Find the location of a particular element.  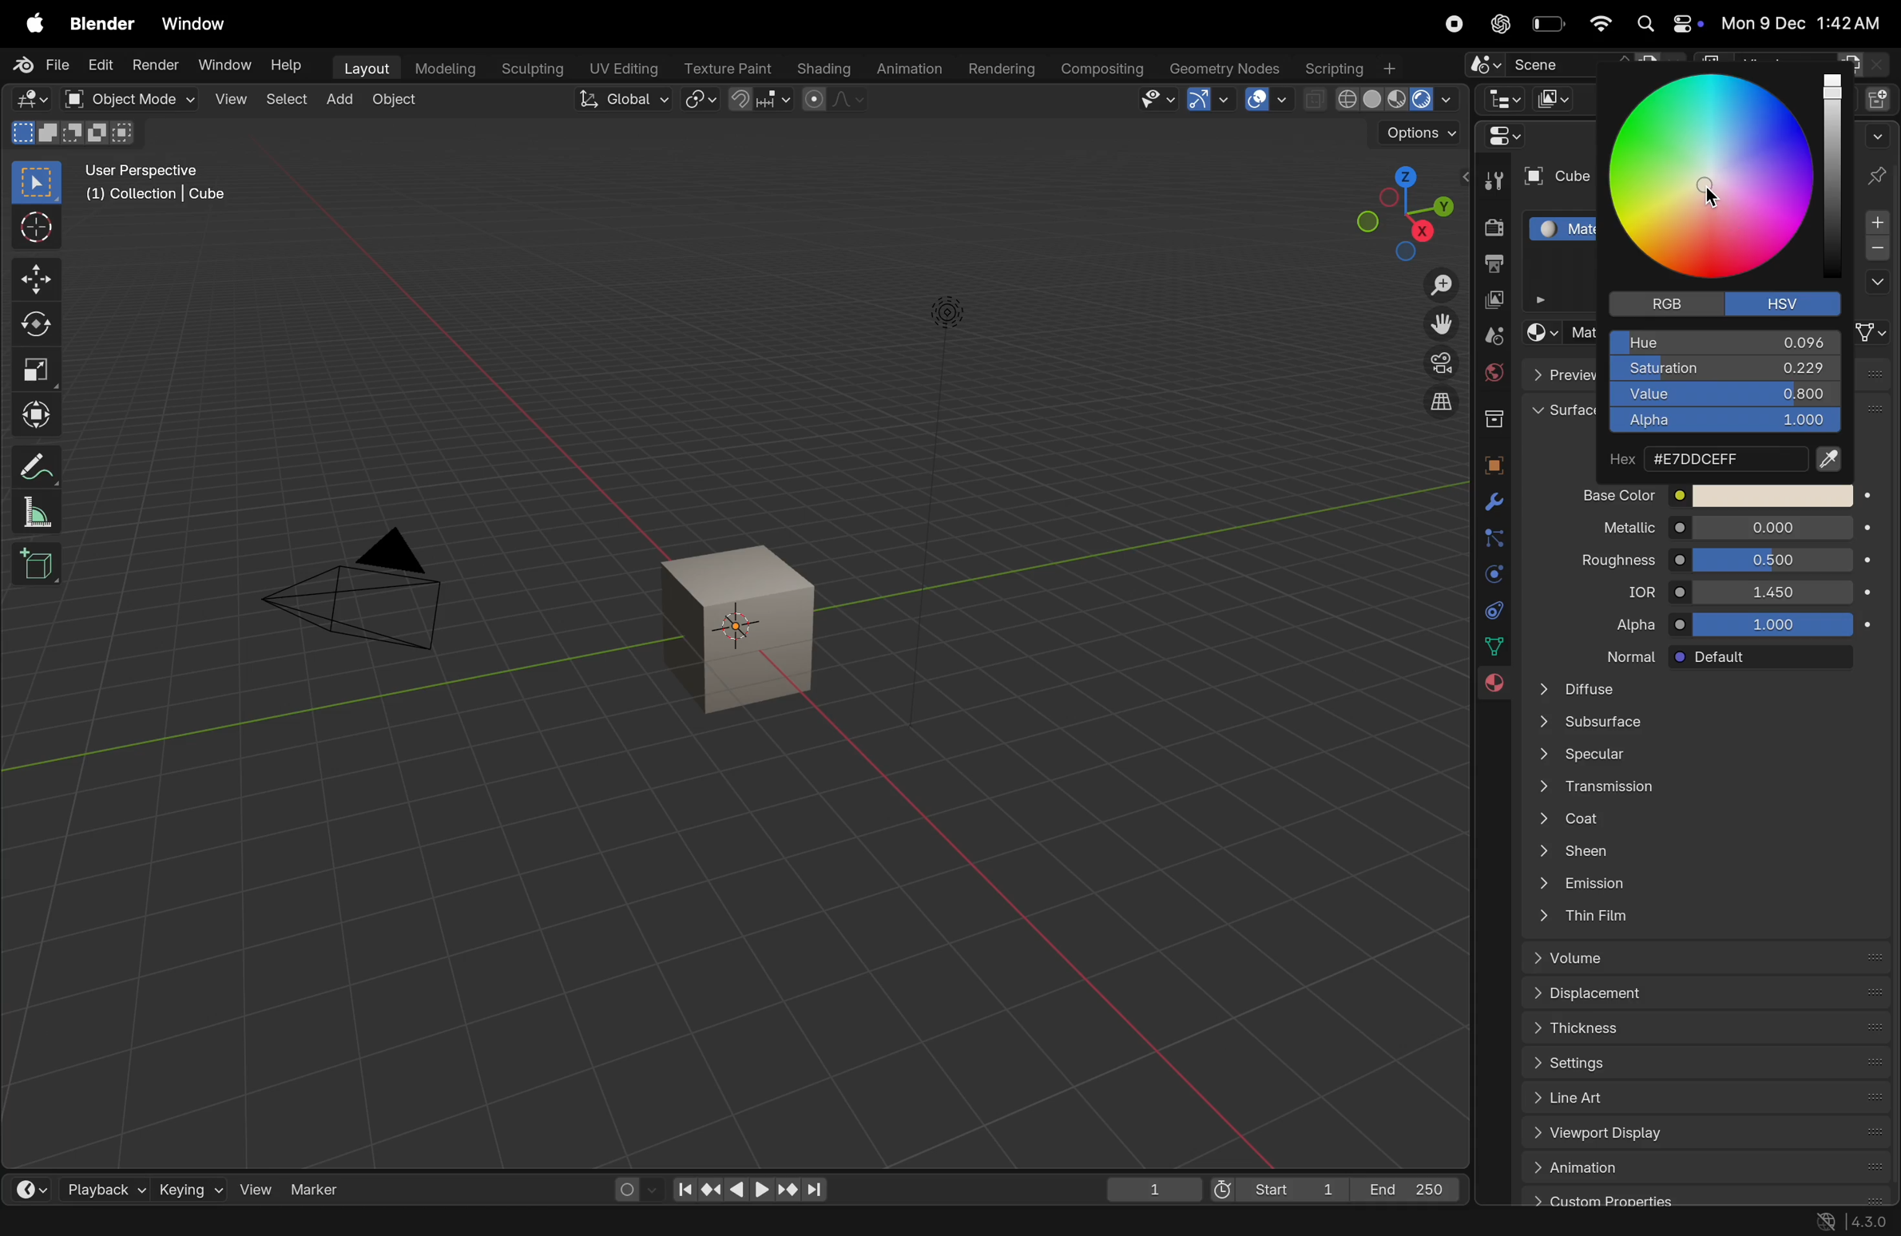

color wheel is located at coordinates (1720, 181).